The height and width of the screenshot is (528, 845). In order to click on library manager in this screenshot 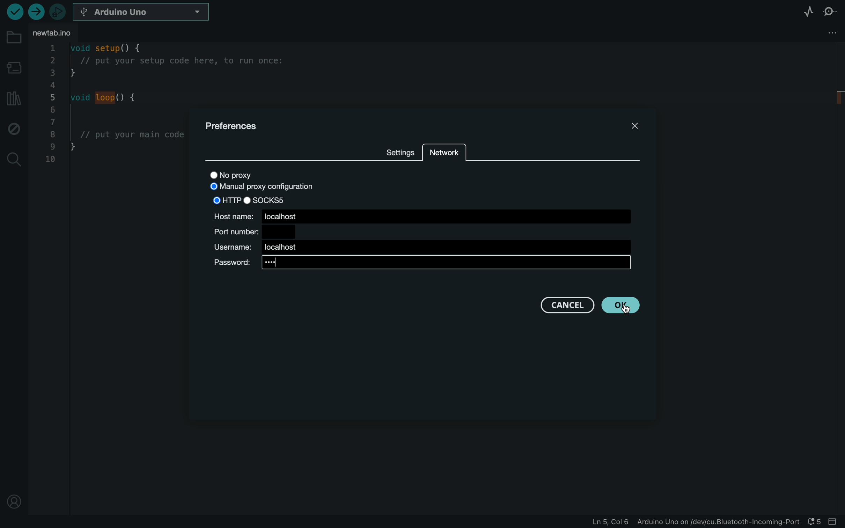, I will do `click(13, 99)`.